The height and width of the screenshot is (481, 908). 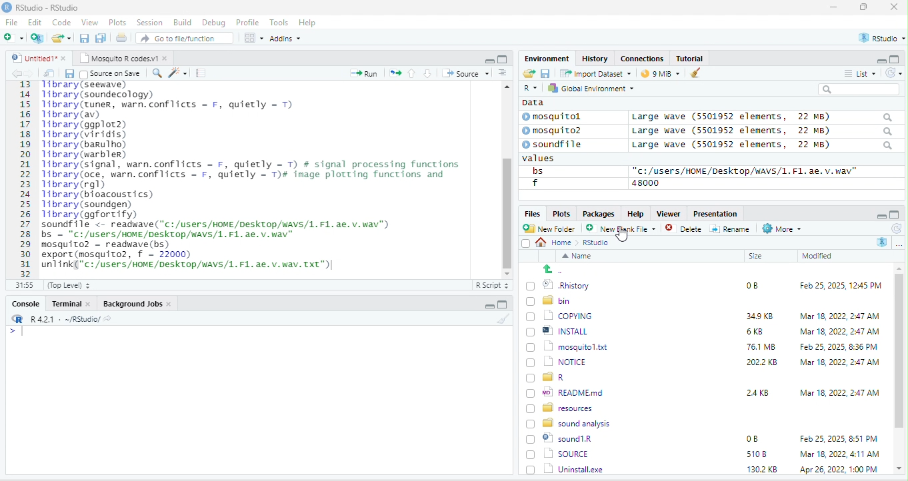 What do you see at coordinates (213, 22) in the screenshot?
I see `Debug` at bounding box center [213, 22].